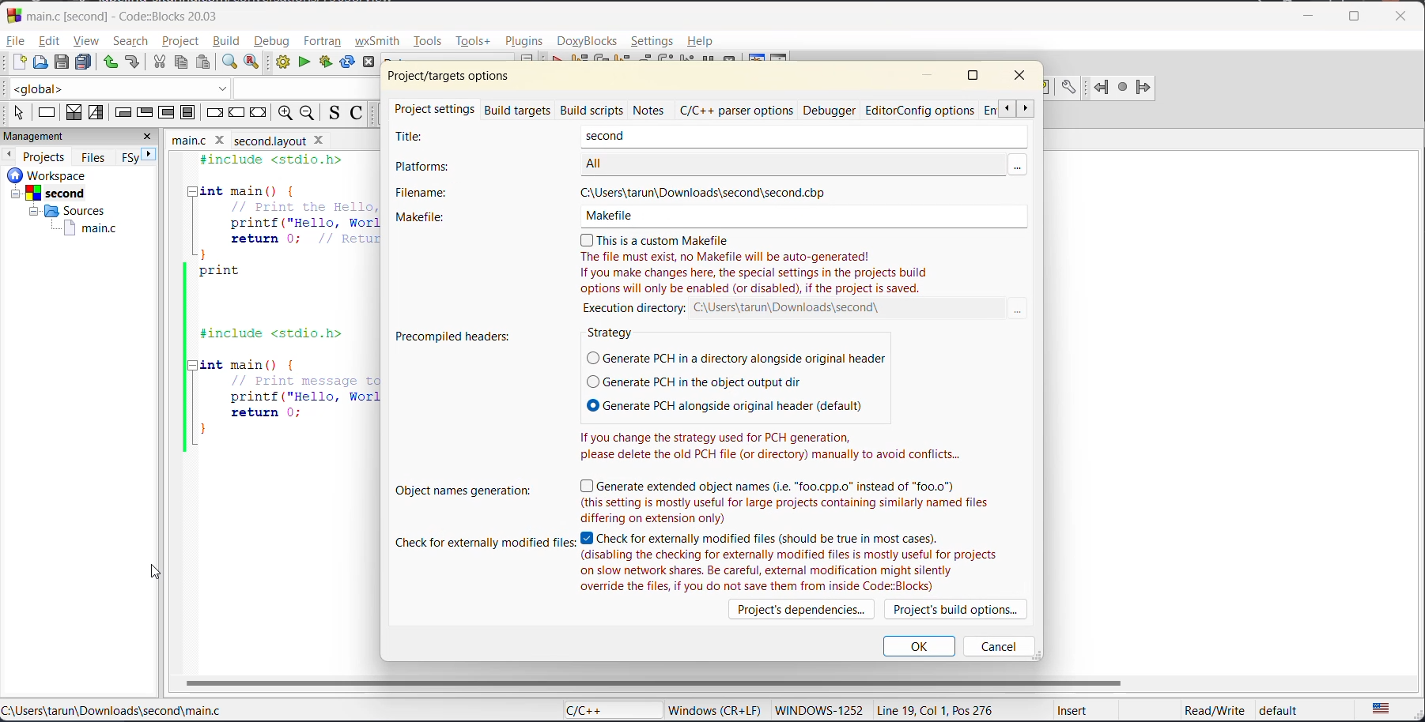  I want to click on scroll next, so click(1027, 108).